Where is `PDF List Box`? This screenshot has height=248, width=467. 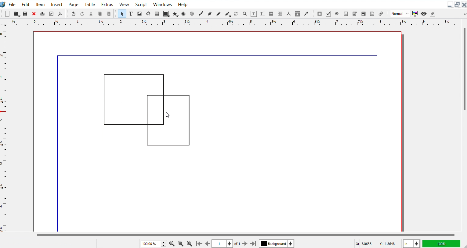
PDF List Box is located at coordinates (363, 13).